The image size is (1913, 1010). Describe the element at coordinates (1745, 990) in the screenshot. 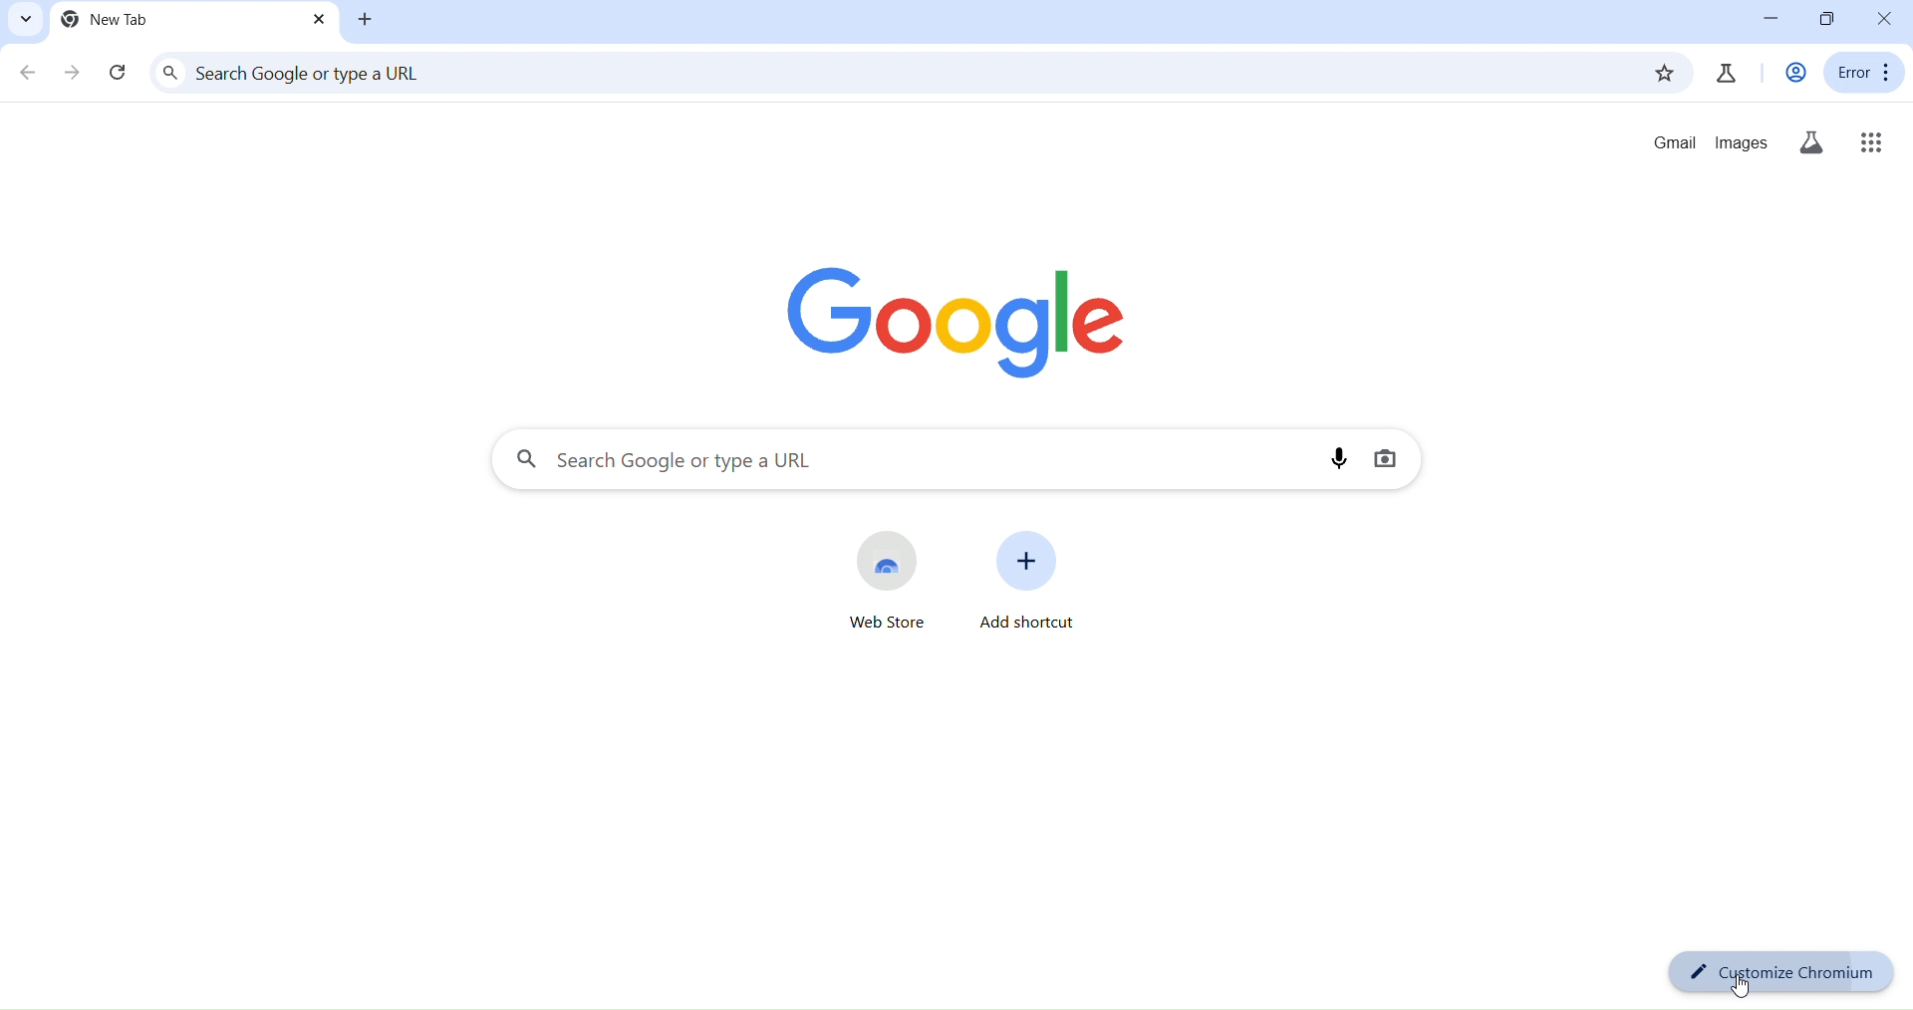

I see `cursor` at that location.